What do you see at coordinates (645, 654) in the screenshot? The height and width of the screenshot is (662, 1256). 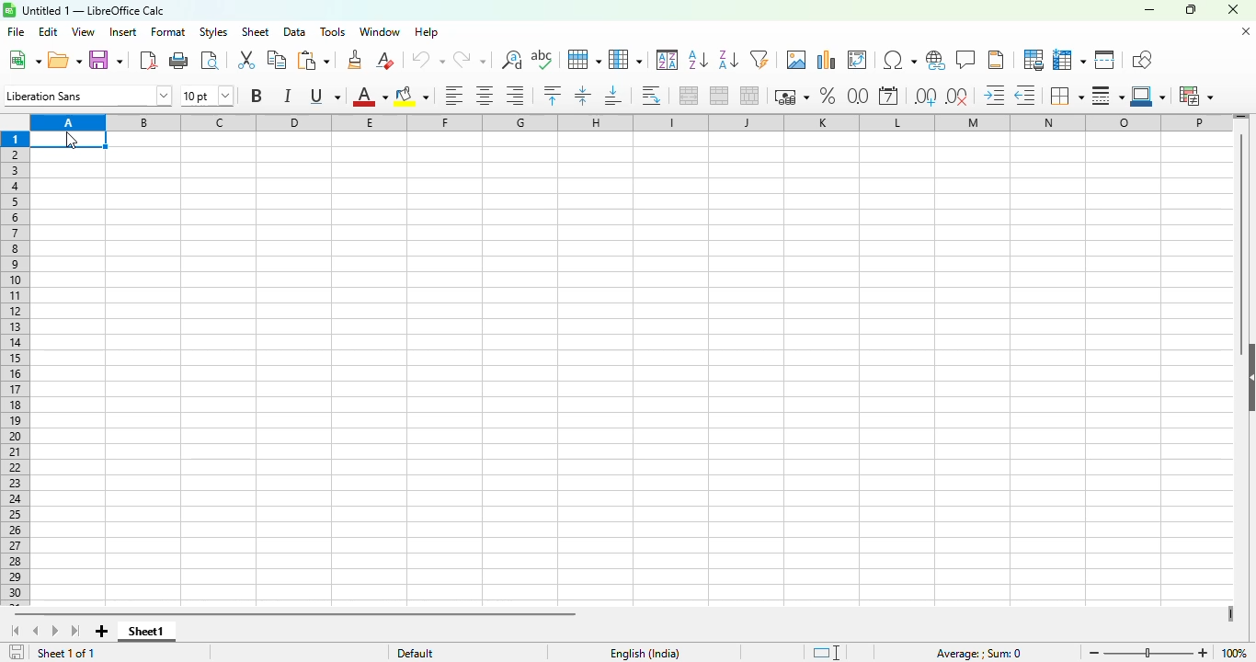 I see `text language` at bounding box center [645, 654].